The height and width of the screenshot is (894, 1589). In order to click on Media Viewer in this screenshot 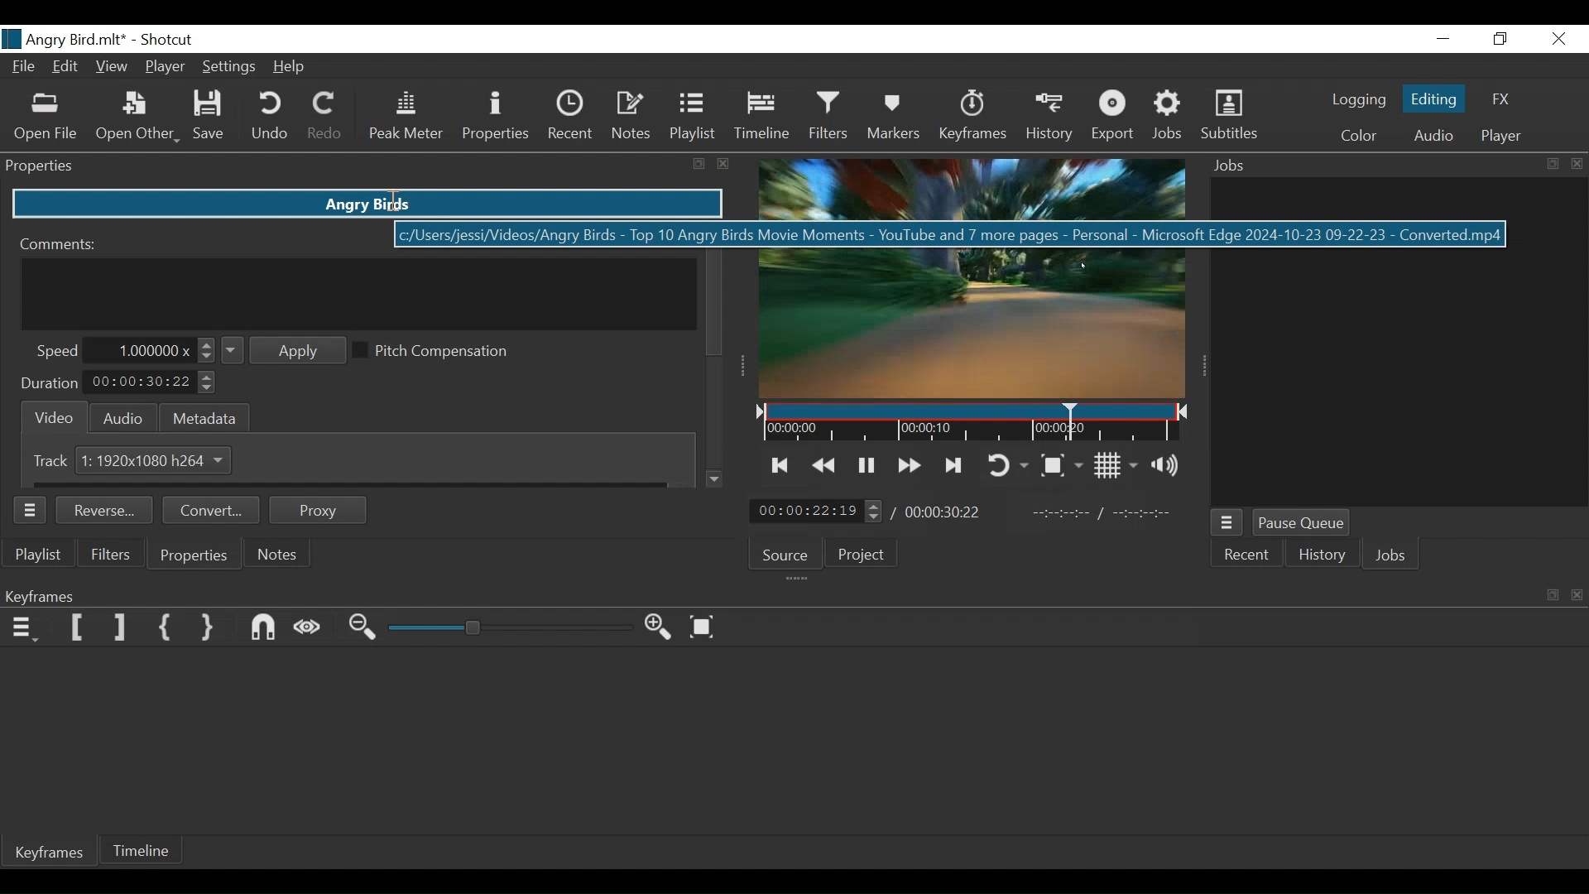, I will do `click(971, 278)`.